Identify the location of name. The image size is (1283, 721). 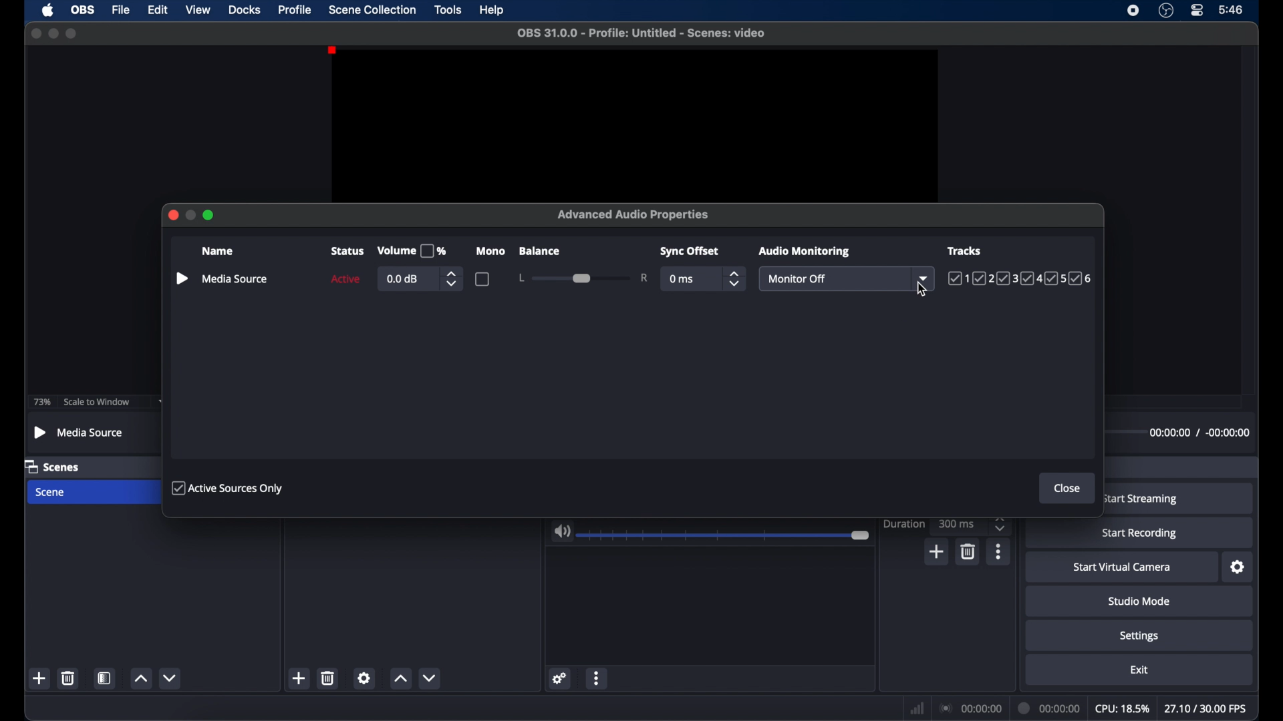
(219, 252).